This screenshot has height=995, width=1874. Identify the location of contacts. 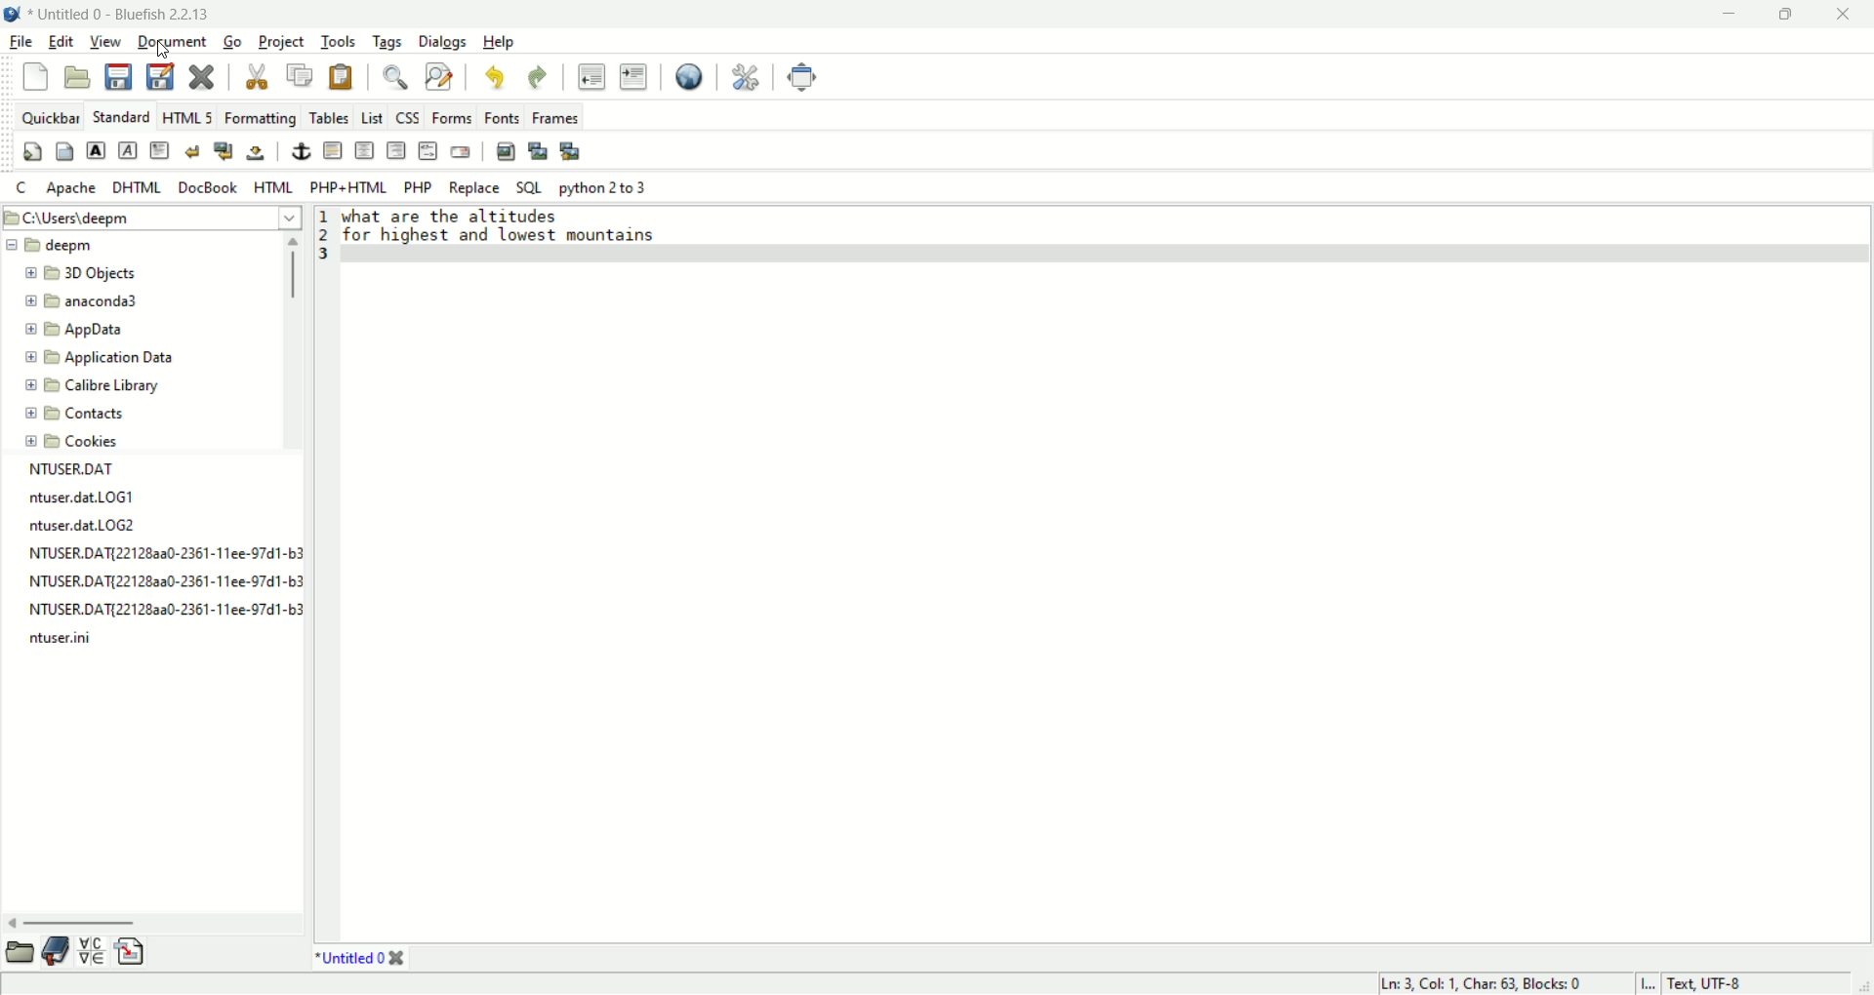
(72, 411).